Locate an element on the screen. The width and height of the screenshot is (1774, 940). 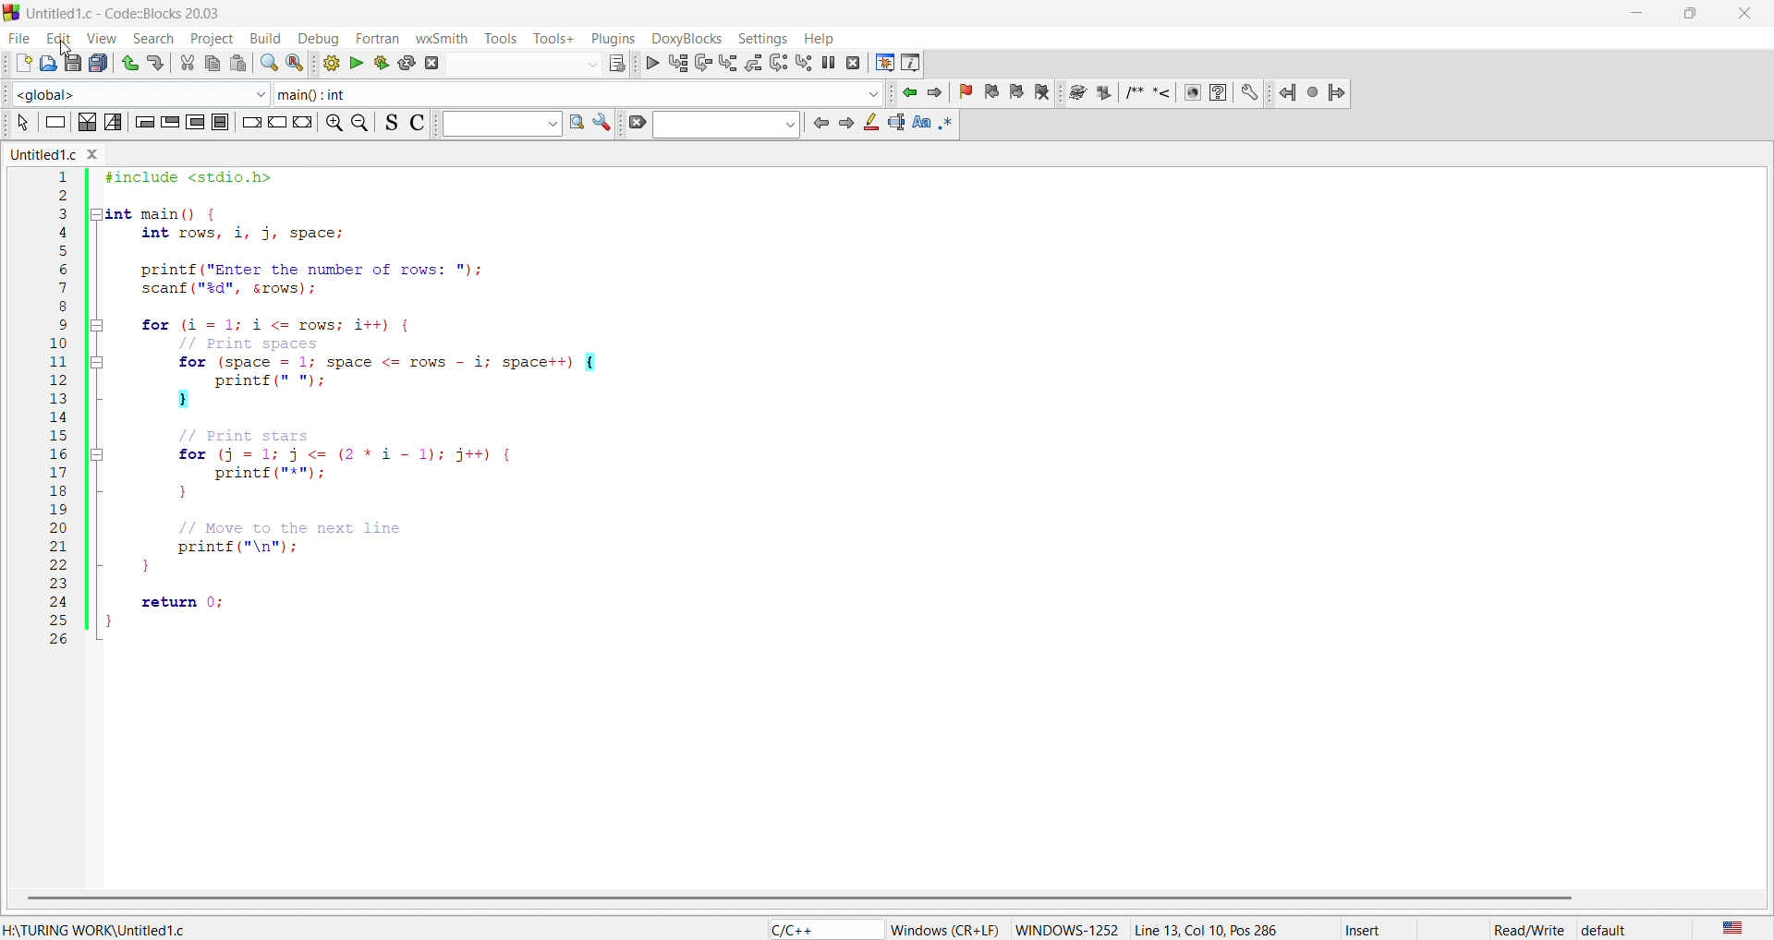
new file is located at coordinates (20, 60).